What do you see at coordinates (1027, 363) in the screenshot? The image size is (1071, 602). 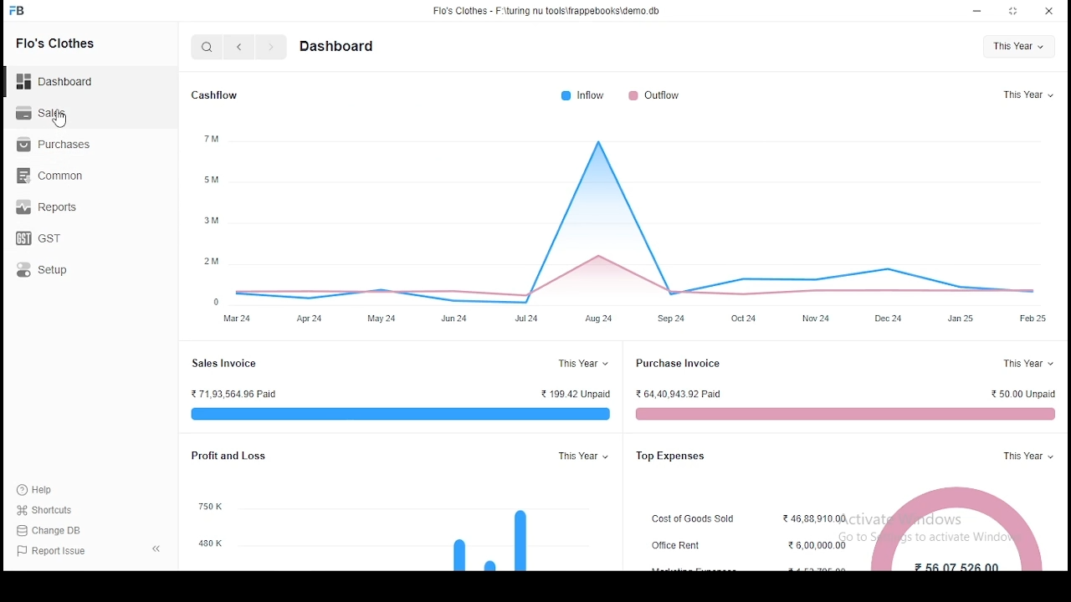 I see `this year` at bounding box center [1027, 363].